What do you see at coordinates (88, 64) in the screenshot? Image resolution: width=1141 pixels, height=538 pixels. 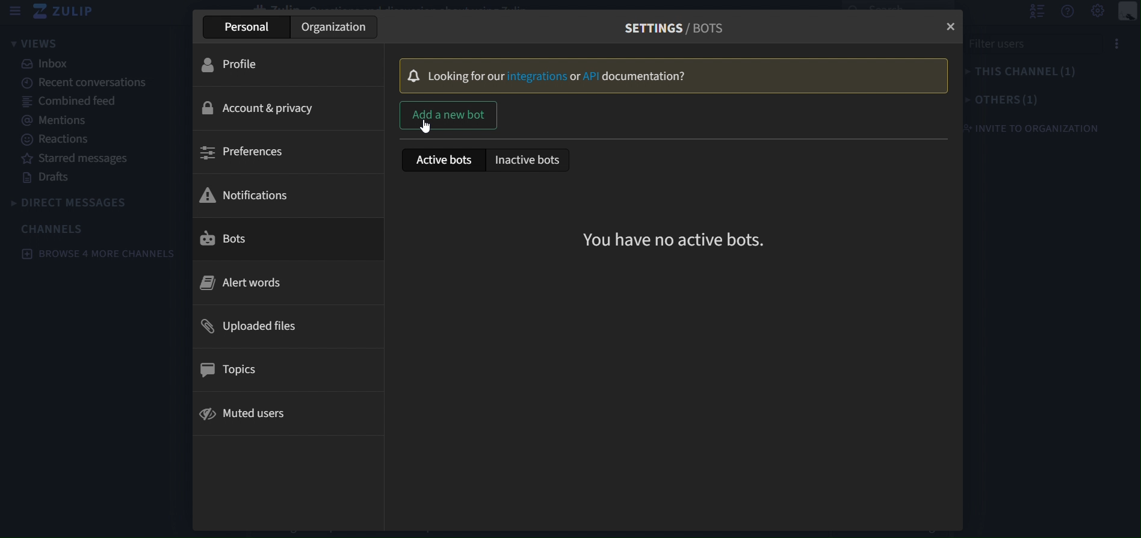 I see `inbox` at bounding box center [88, 64].